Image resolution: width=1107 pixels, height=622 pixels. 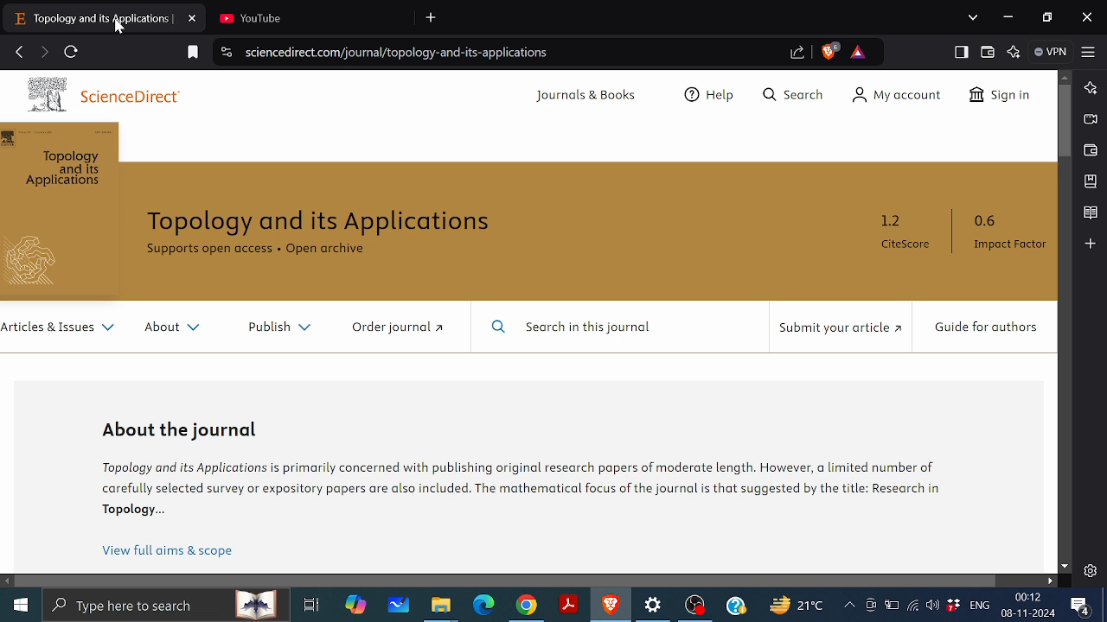 What do you see at coordinates (528, 321) in the screenshot?
I see `webpage` at bounding box center [528, 321].